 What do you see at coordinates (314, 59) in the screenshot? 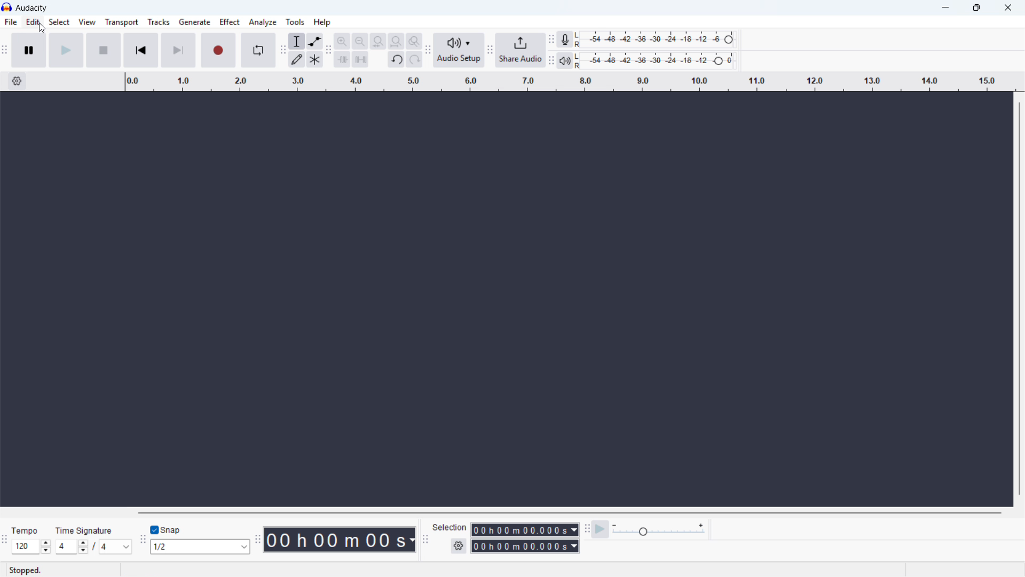
I see `multi tool` at bounding box center [314, 59].